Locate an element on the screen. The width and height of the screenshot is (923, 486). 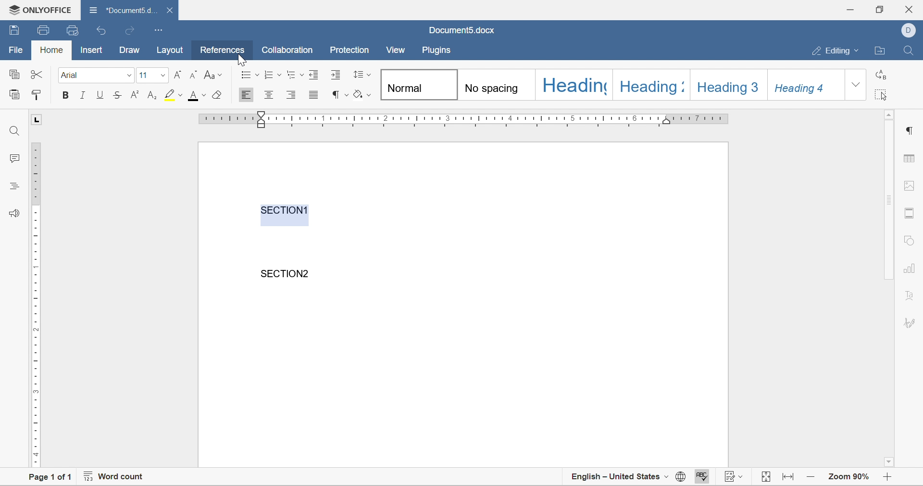
find is located at coordinates (15, 131).